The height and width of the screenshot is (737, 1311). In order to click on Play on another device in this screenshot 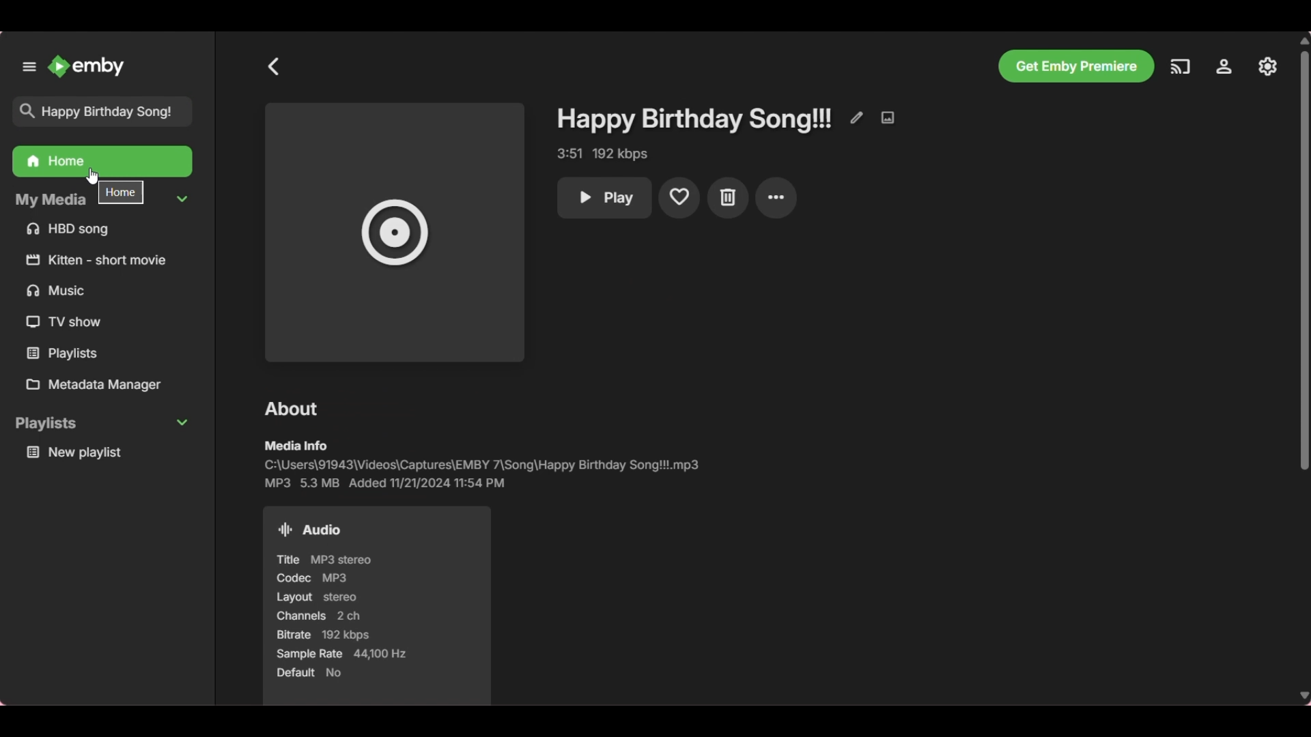, I will do `click(1180, 70)`.